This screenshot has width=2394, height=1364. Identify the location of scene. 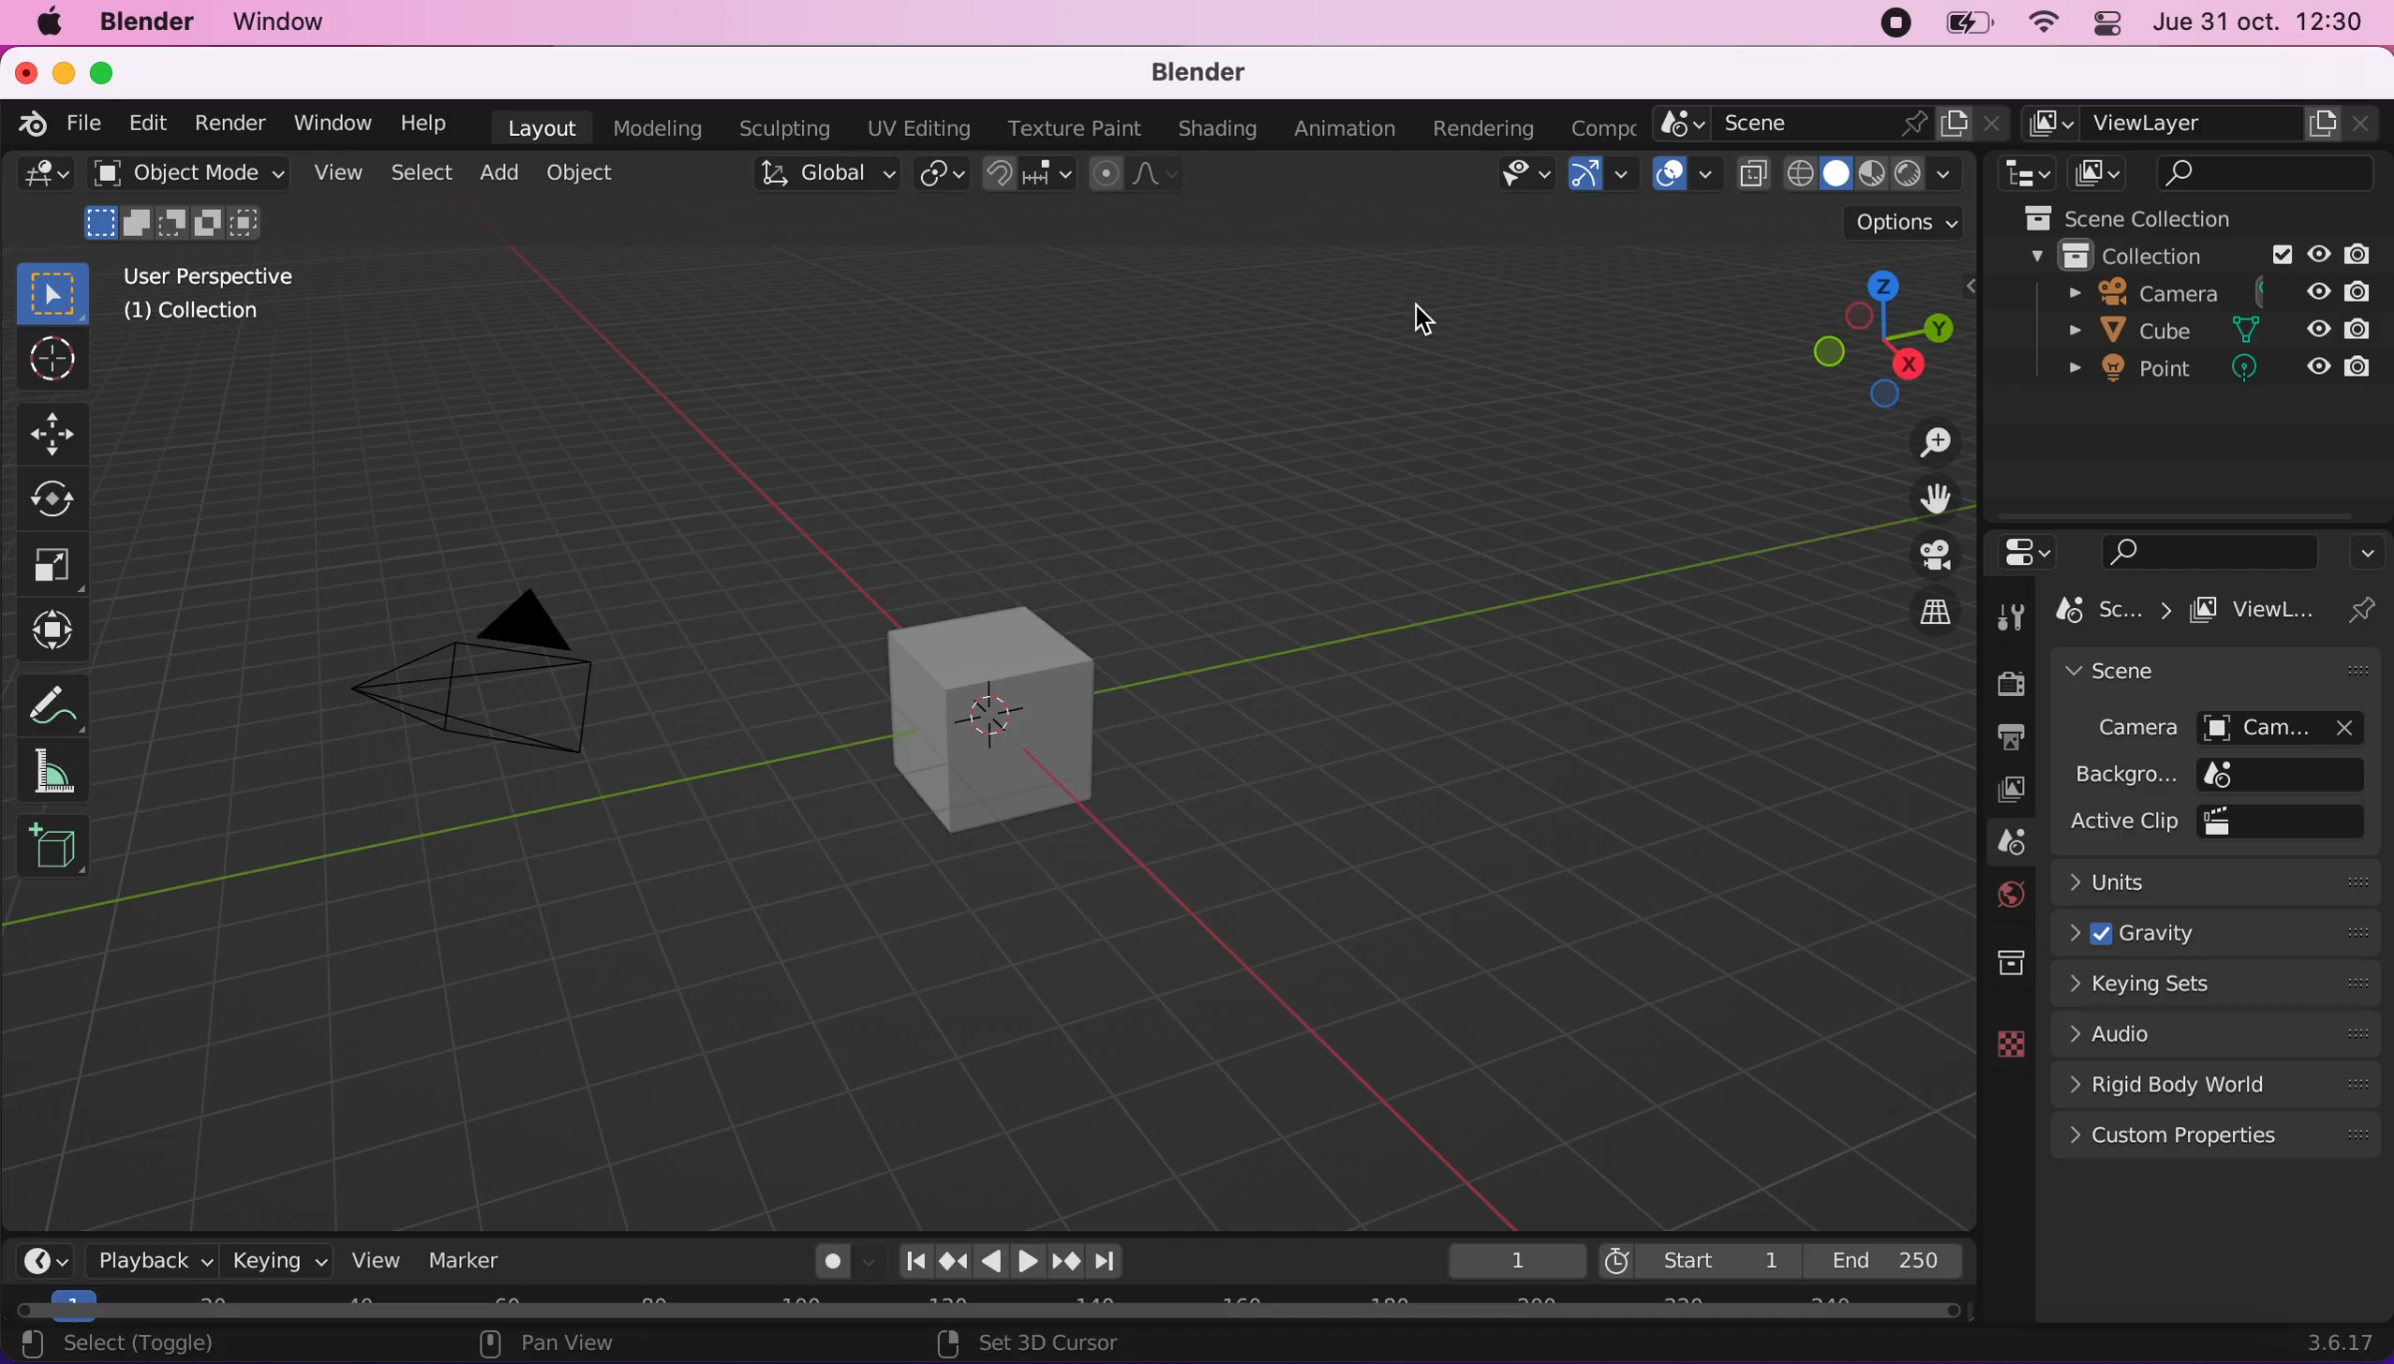
(2003, 843).